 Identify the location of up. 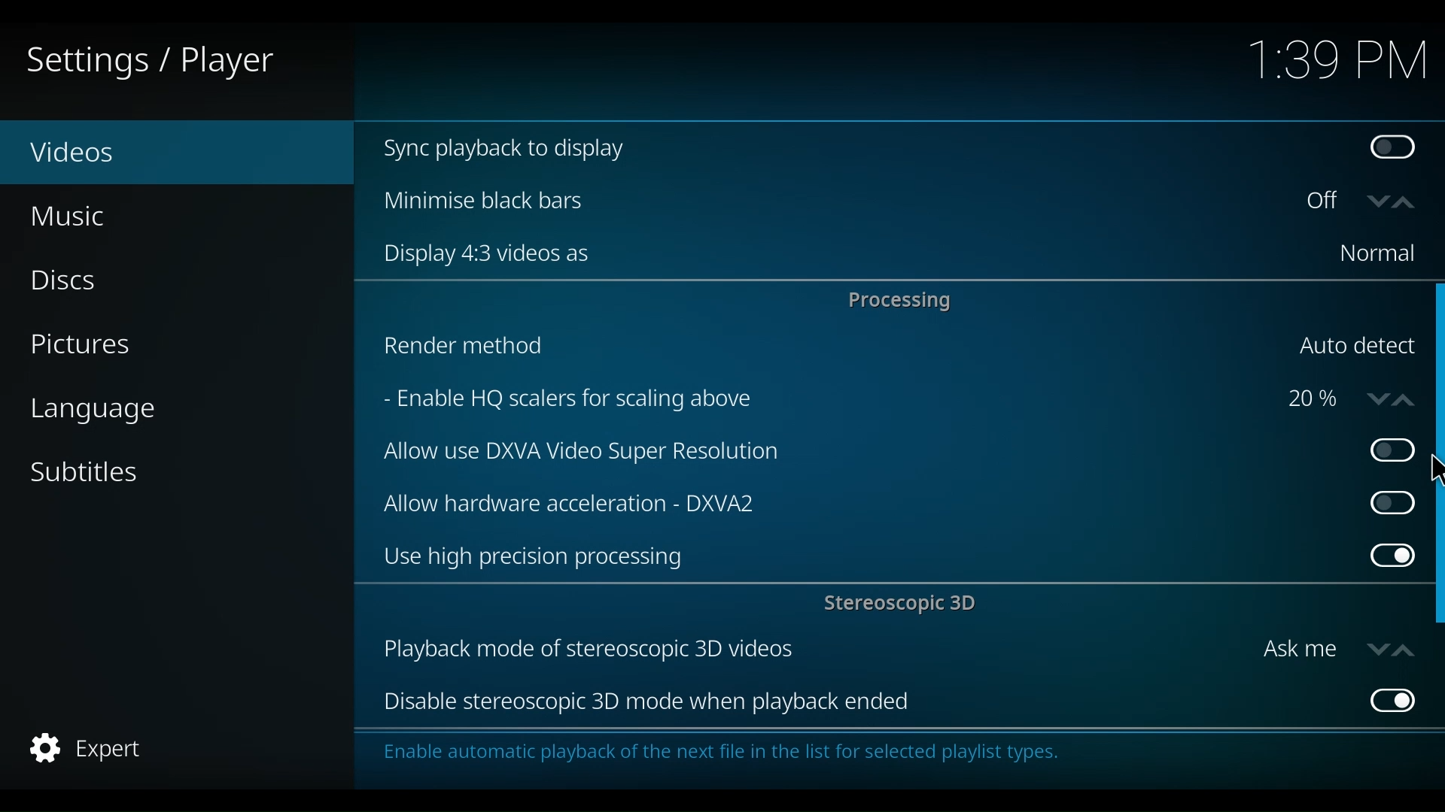
(1407, 397).